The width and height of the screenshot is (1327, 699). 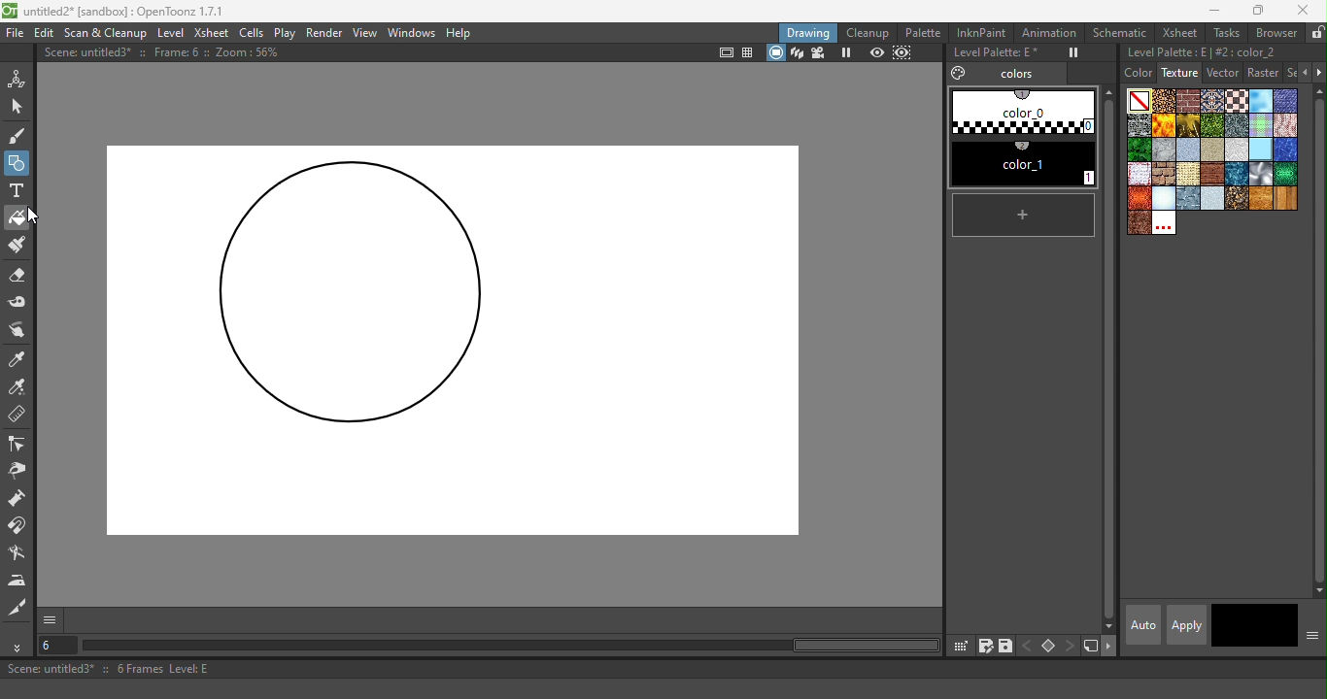 What do you see at coordinates (412, 32) in the screenshot?
I see `Windows` at bounding box center [412, 32].